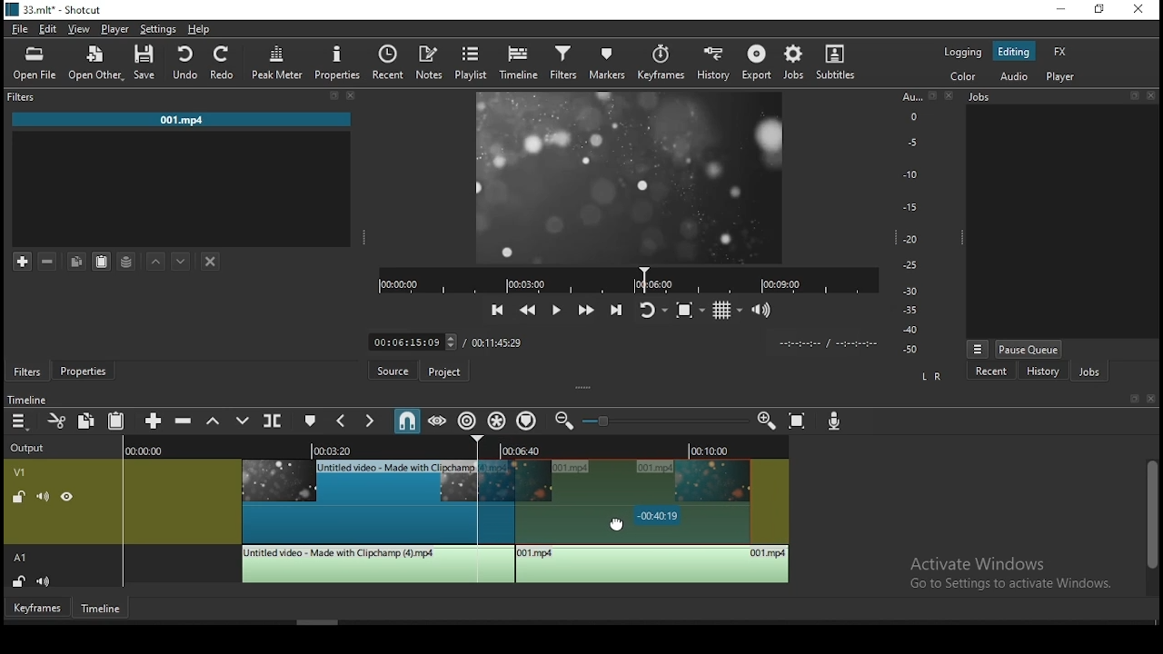  Describe the element at coordinates (759, 63) in the screenshot. I see `export` at that location.